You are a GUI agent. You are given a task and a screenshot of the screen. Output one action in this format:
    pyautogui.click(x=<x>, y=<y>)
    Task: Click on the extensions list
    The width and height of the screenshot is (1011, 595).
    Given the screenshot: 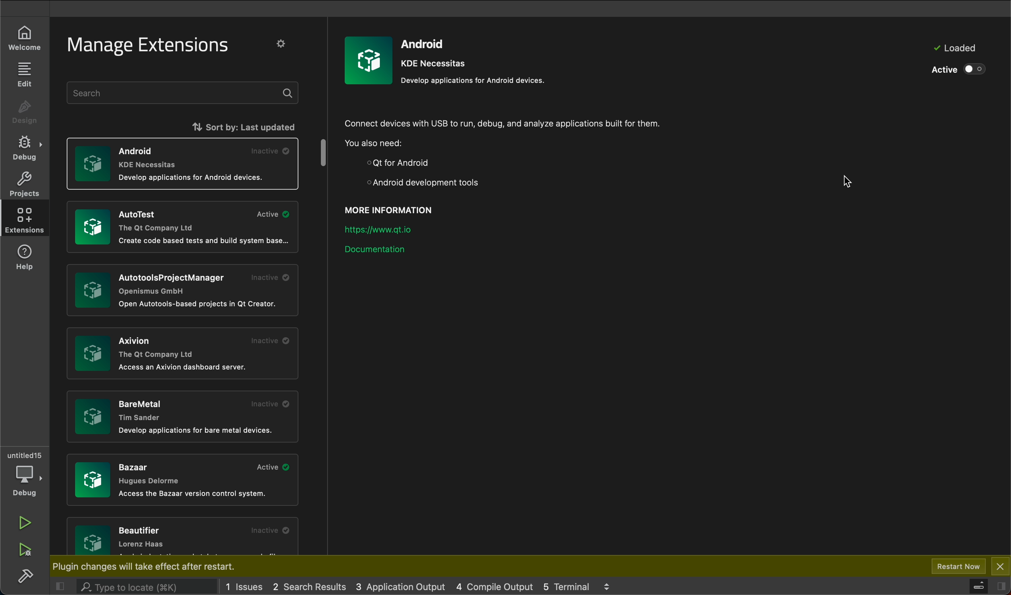 What is the action you would take?
    pyautogui.click(x=181, y=415)
    